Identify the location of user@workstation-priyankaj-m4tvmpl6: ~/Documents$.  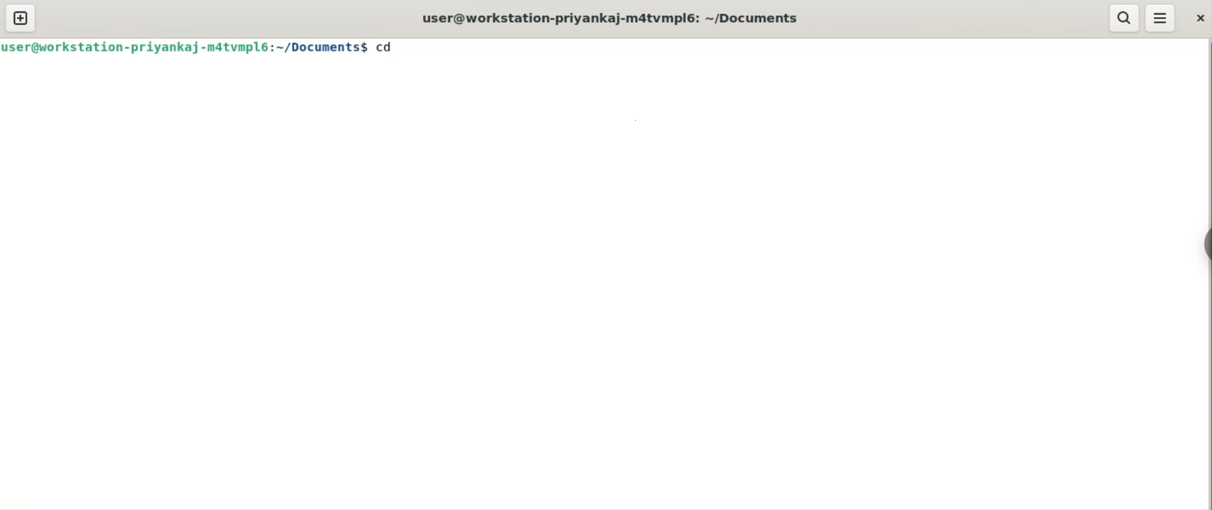
(185, 46).